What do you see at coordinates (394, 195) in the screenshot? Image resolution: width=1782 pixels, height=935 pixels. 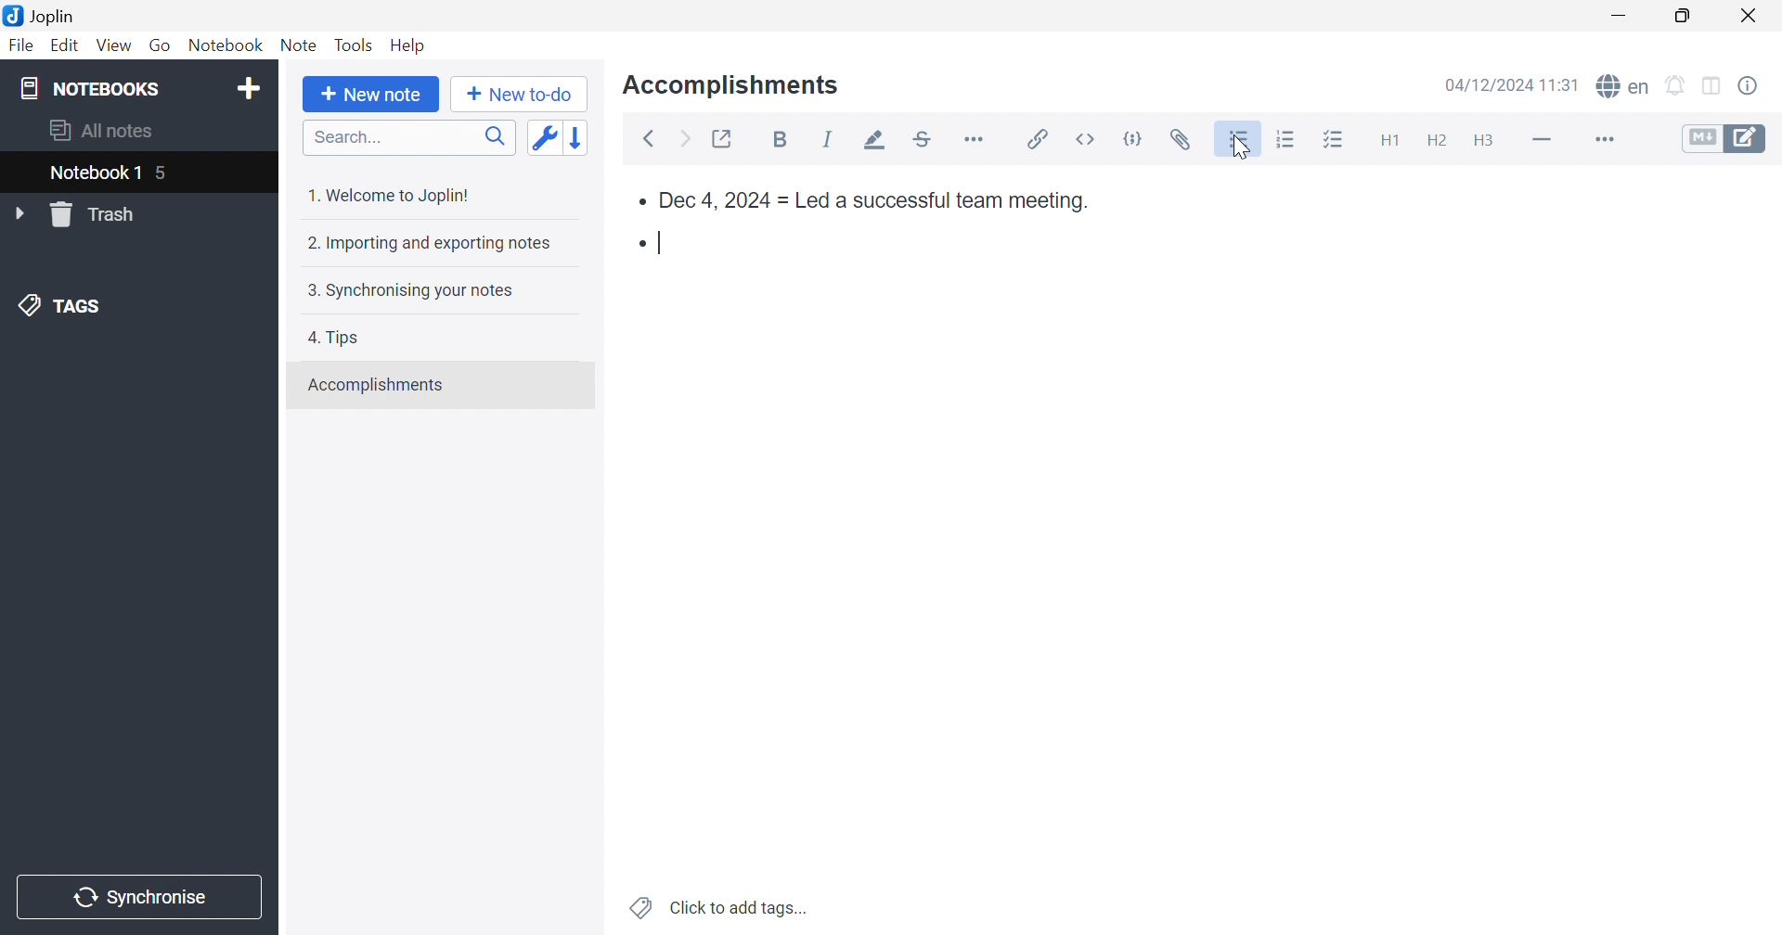 I see `1. Welcome to Joplin!` at bounding box center [394, 195].